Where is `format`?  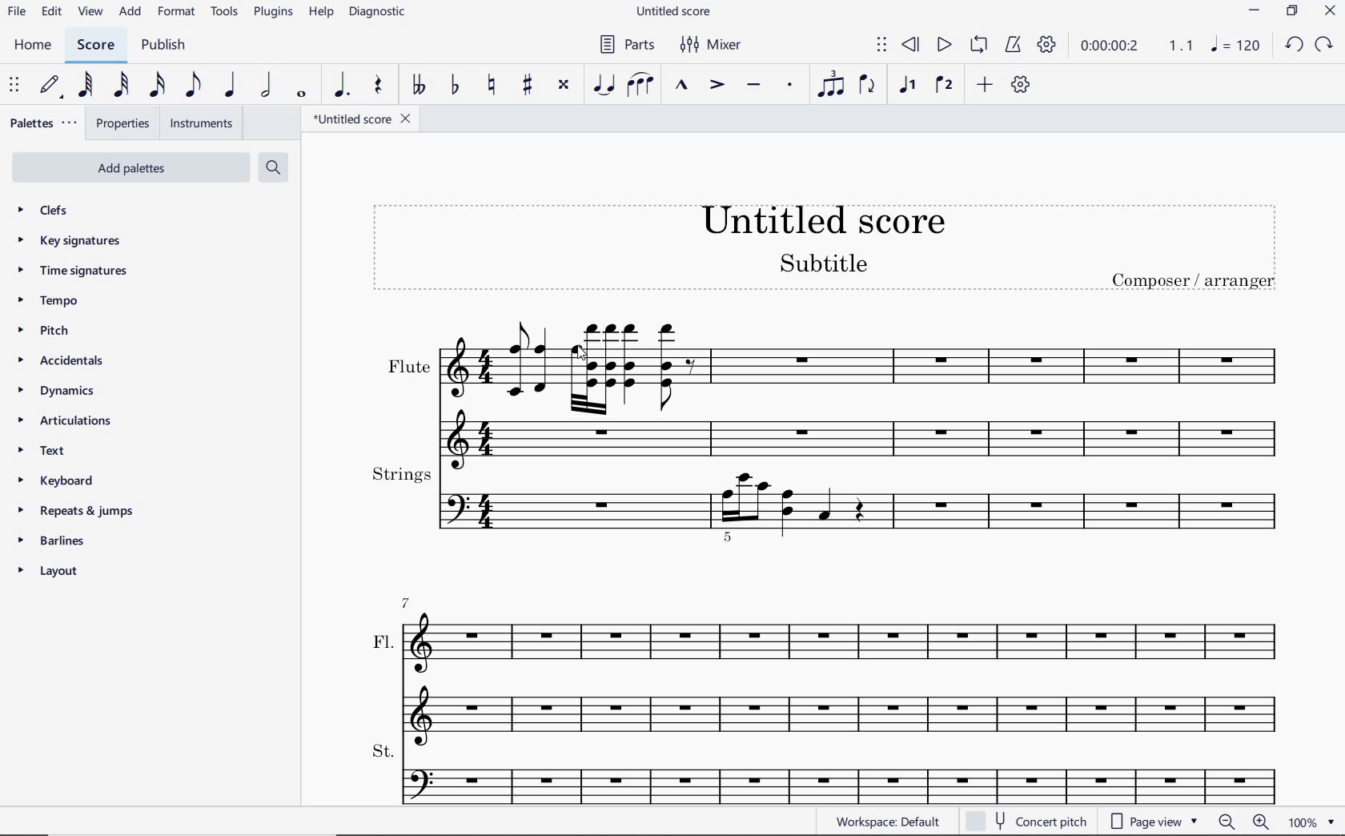
format is located at coordinates (177, 13).